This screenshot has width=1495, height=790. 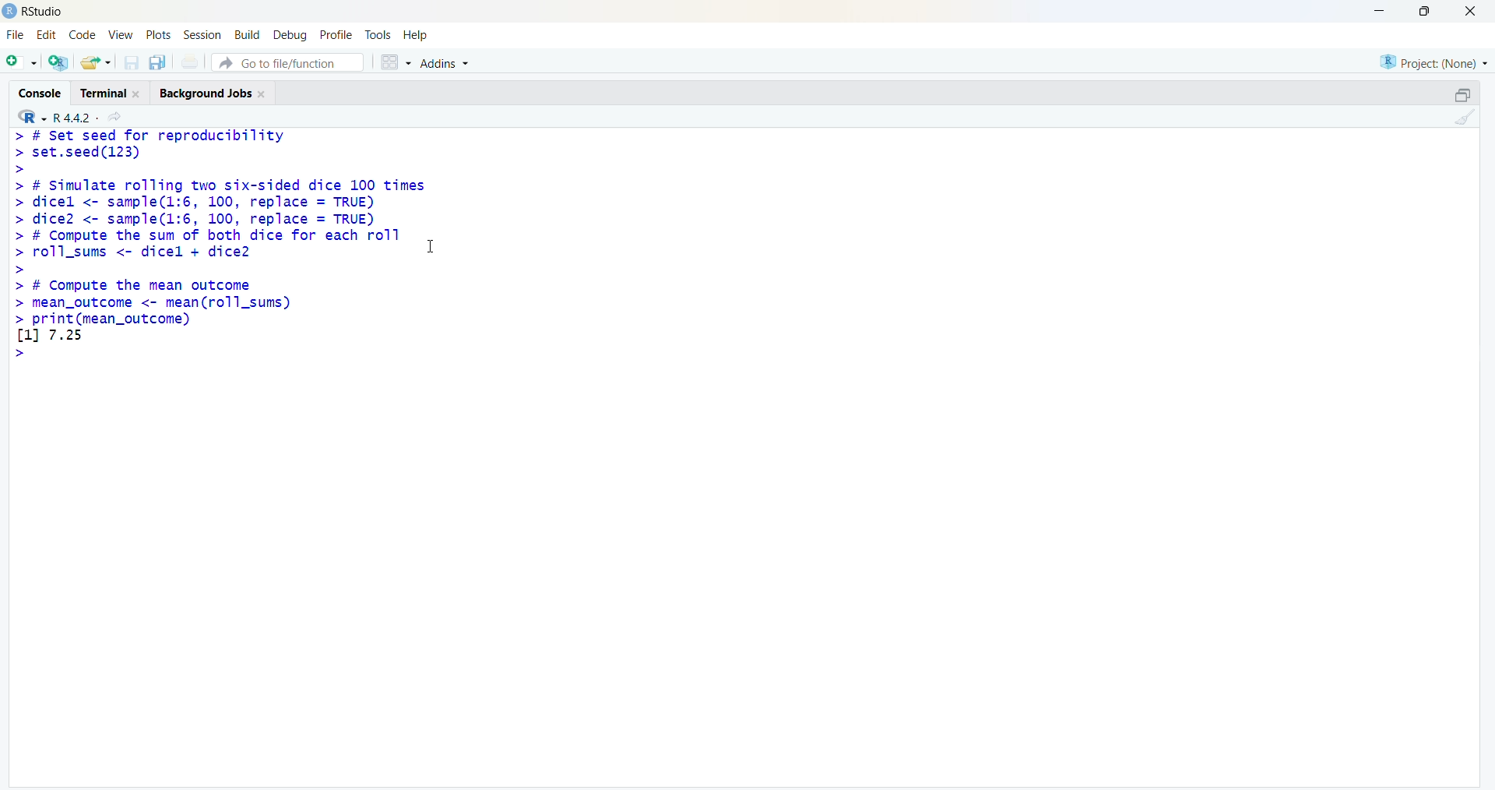 I want to click on close, so click(x=1472, y=10).